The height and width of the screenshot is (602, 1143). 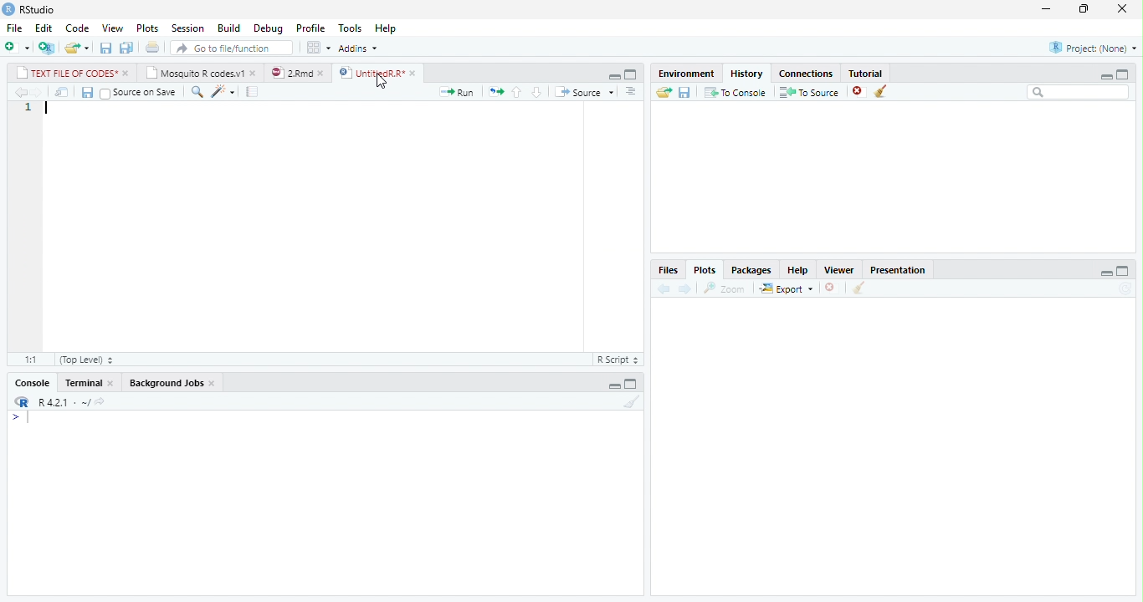 What do you see at coordinates (113, 28) in the screenshot?
I see `View` at bounding box center [113, 28].